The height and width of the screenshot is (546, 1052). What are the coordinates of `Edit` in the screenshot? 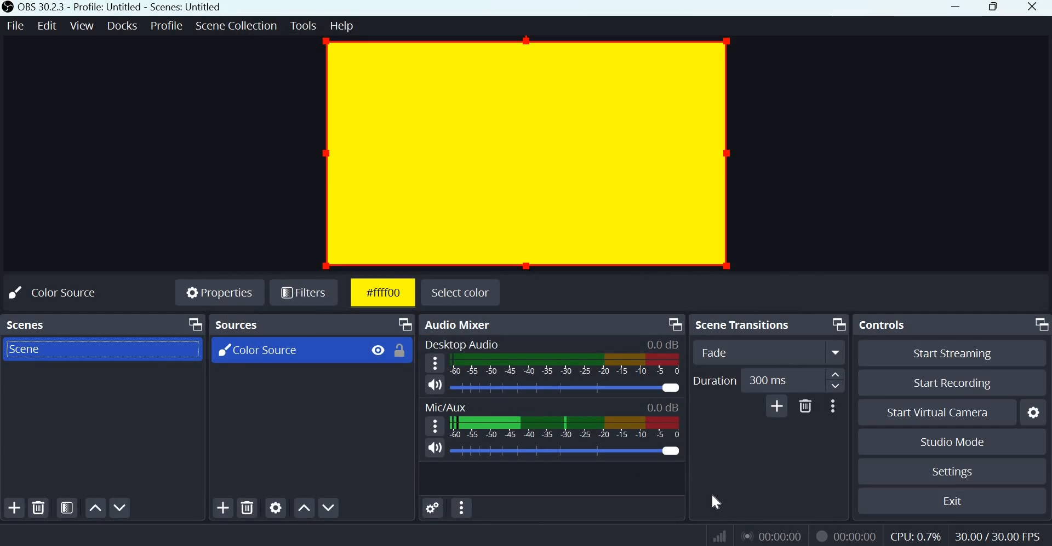 It's located at (48, 25).